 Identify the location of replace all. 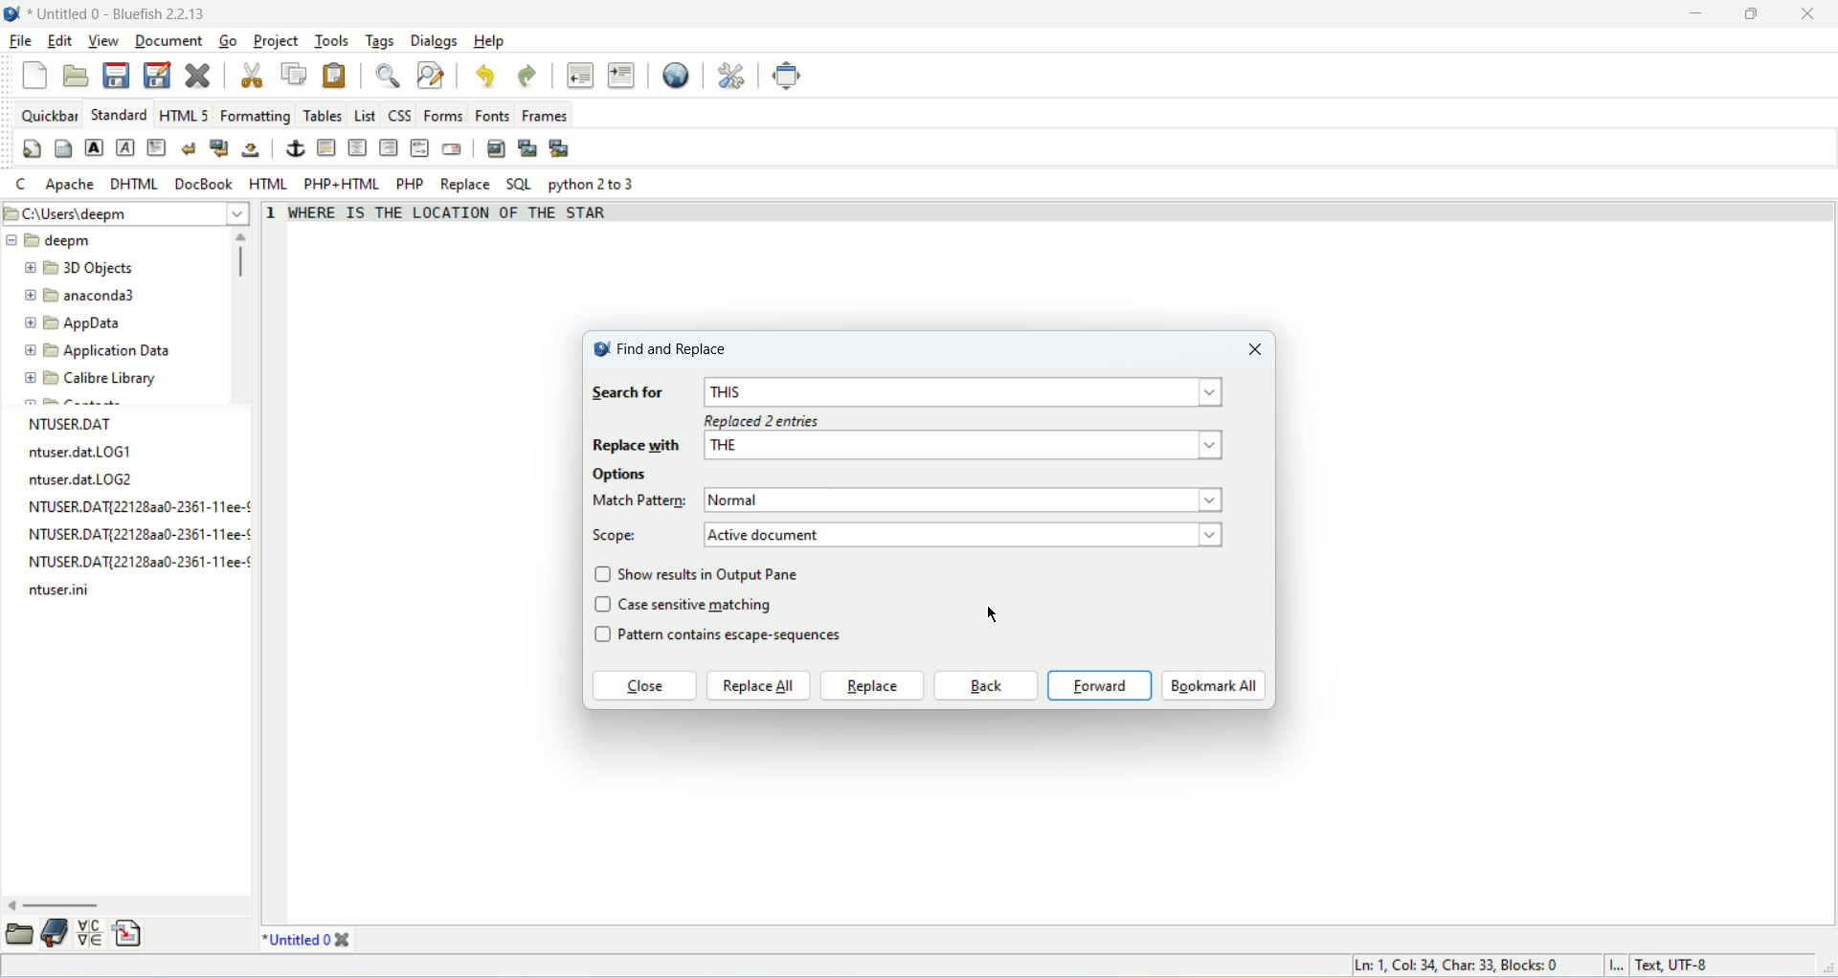
(759, 686).